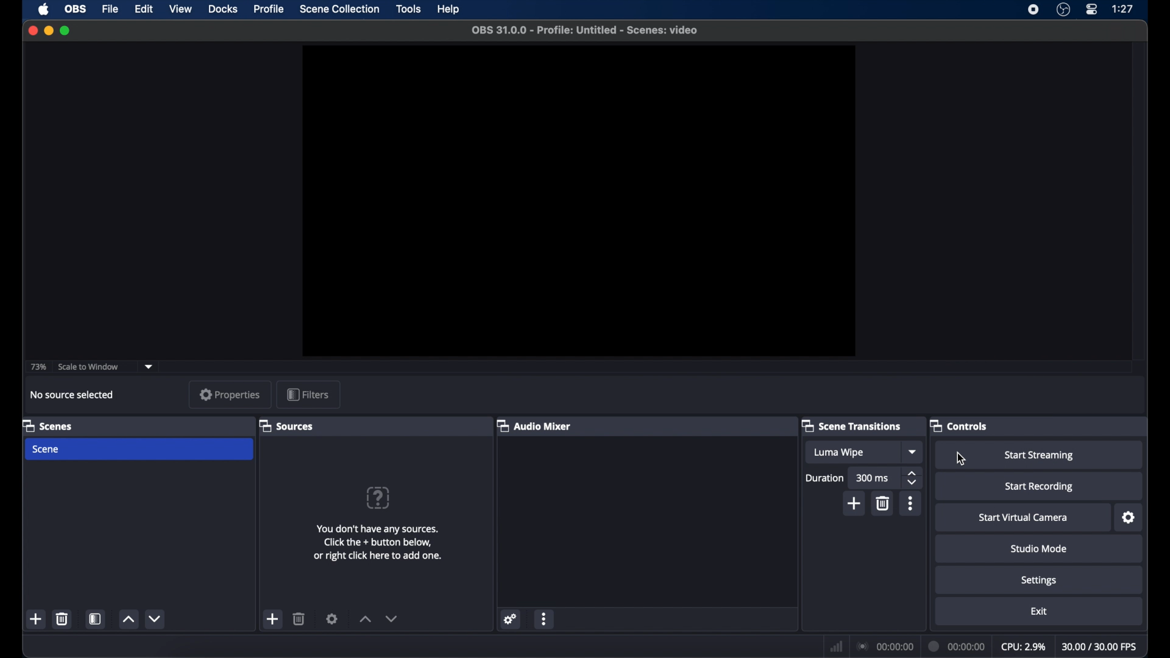 This screenshot has height=658, width=1170. Describe the element at coordinates (66, 30) in the screenshot. I see `maximize` at that location.